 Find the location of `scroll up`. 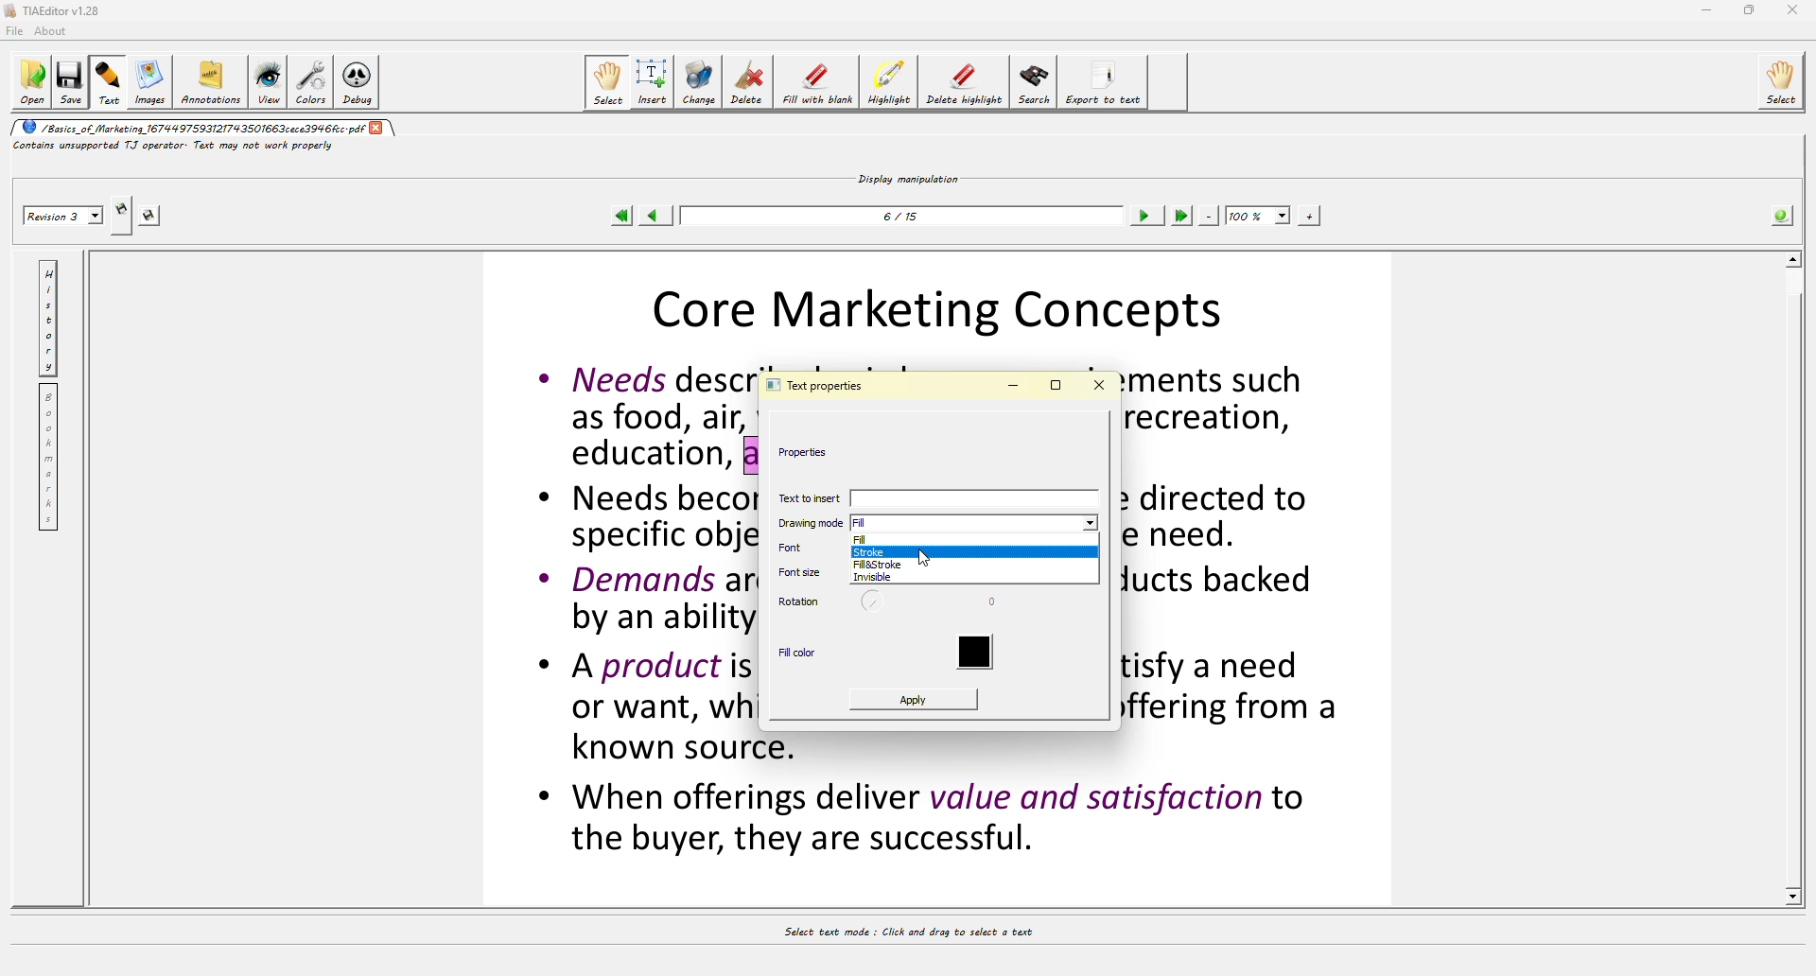

scroll up is located at coordinates (1790, 258).